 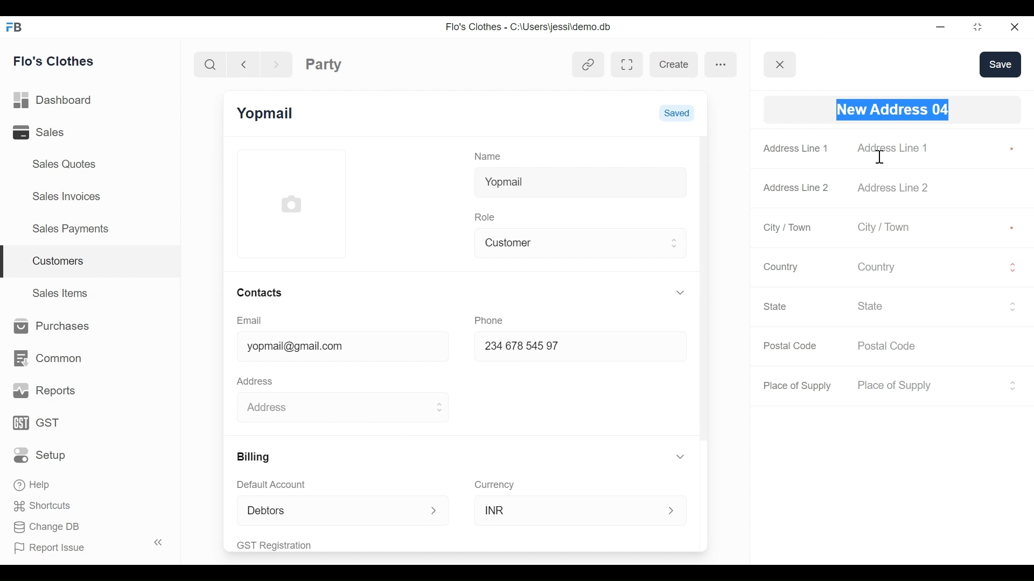 What do you see at coordinates (39, 505) in the screenshot?
I see `Shortcuts` at bounding box center [39, 505].